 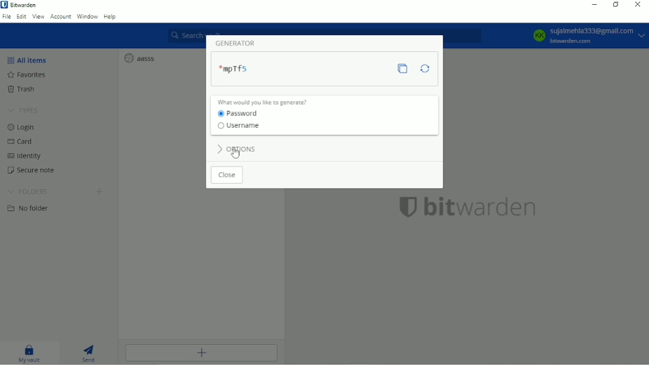 I want to click on bitwarden logo, so click(x=408, y=207).